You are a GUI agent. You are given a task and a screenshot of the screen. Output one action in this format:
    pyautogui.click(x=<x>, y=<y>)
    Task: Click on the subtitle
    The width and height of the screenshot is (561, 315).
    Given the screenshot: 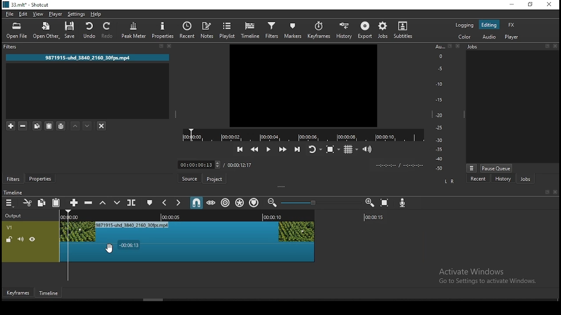 What is the action you would take?
    pyautogui.click(x=405, y=30)
    